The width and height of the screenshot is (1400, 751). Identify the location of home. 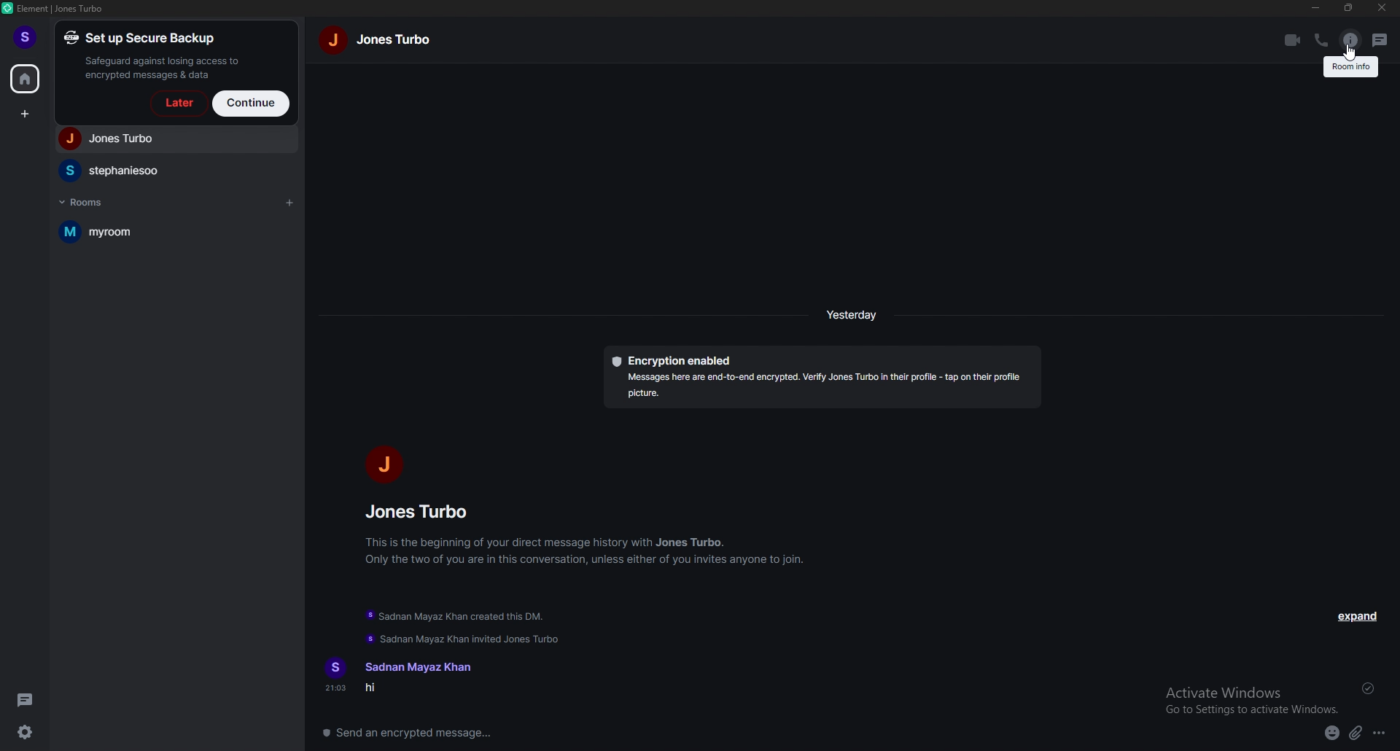
(26, 77).